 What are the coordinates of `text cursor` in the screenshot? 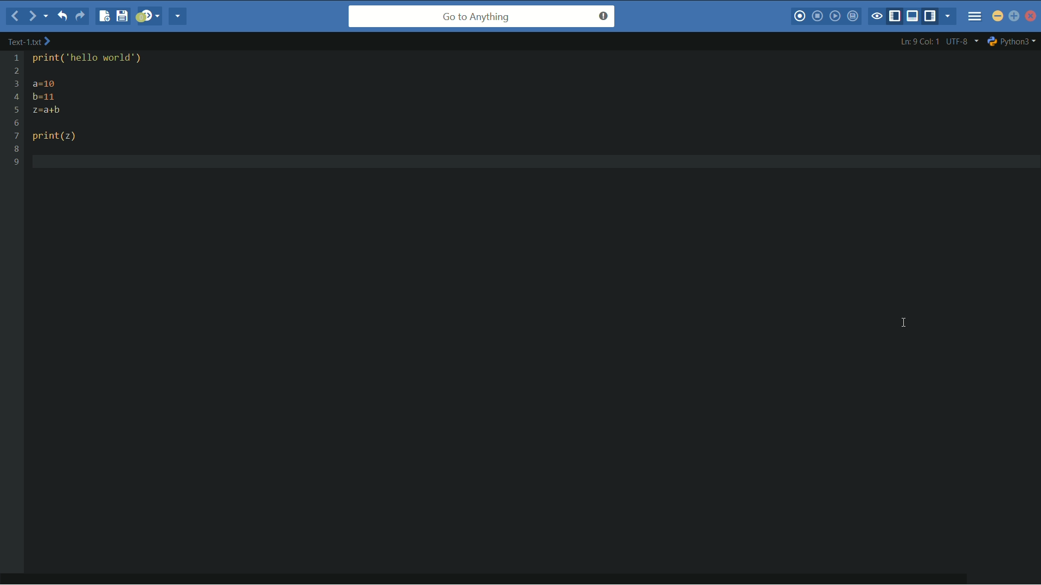 It's located at (40, 161).